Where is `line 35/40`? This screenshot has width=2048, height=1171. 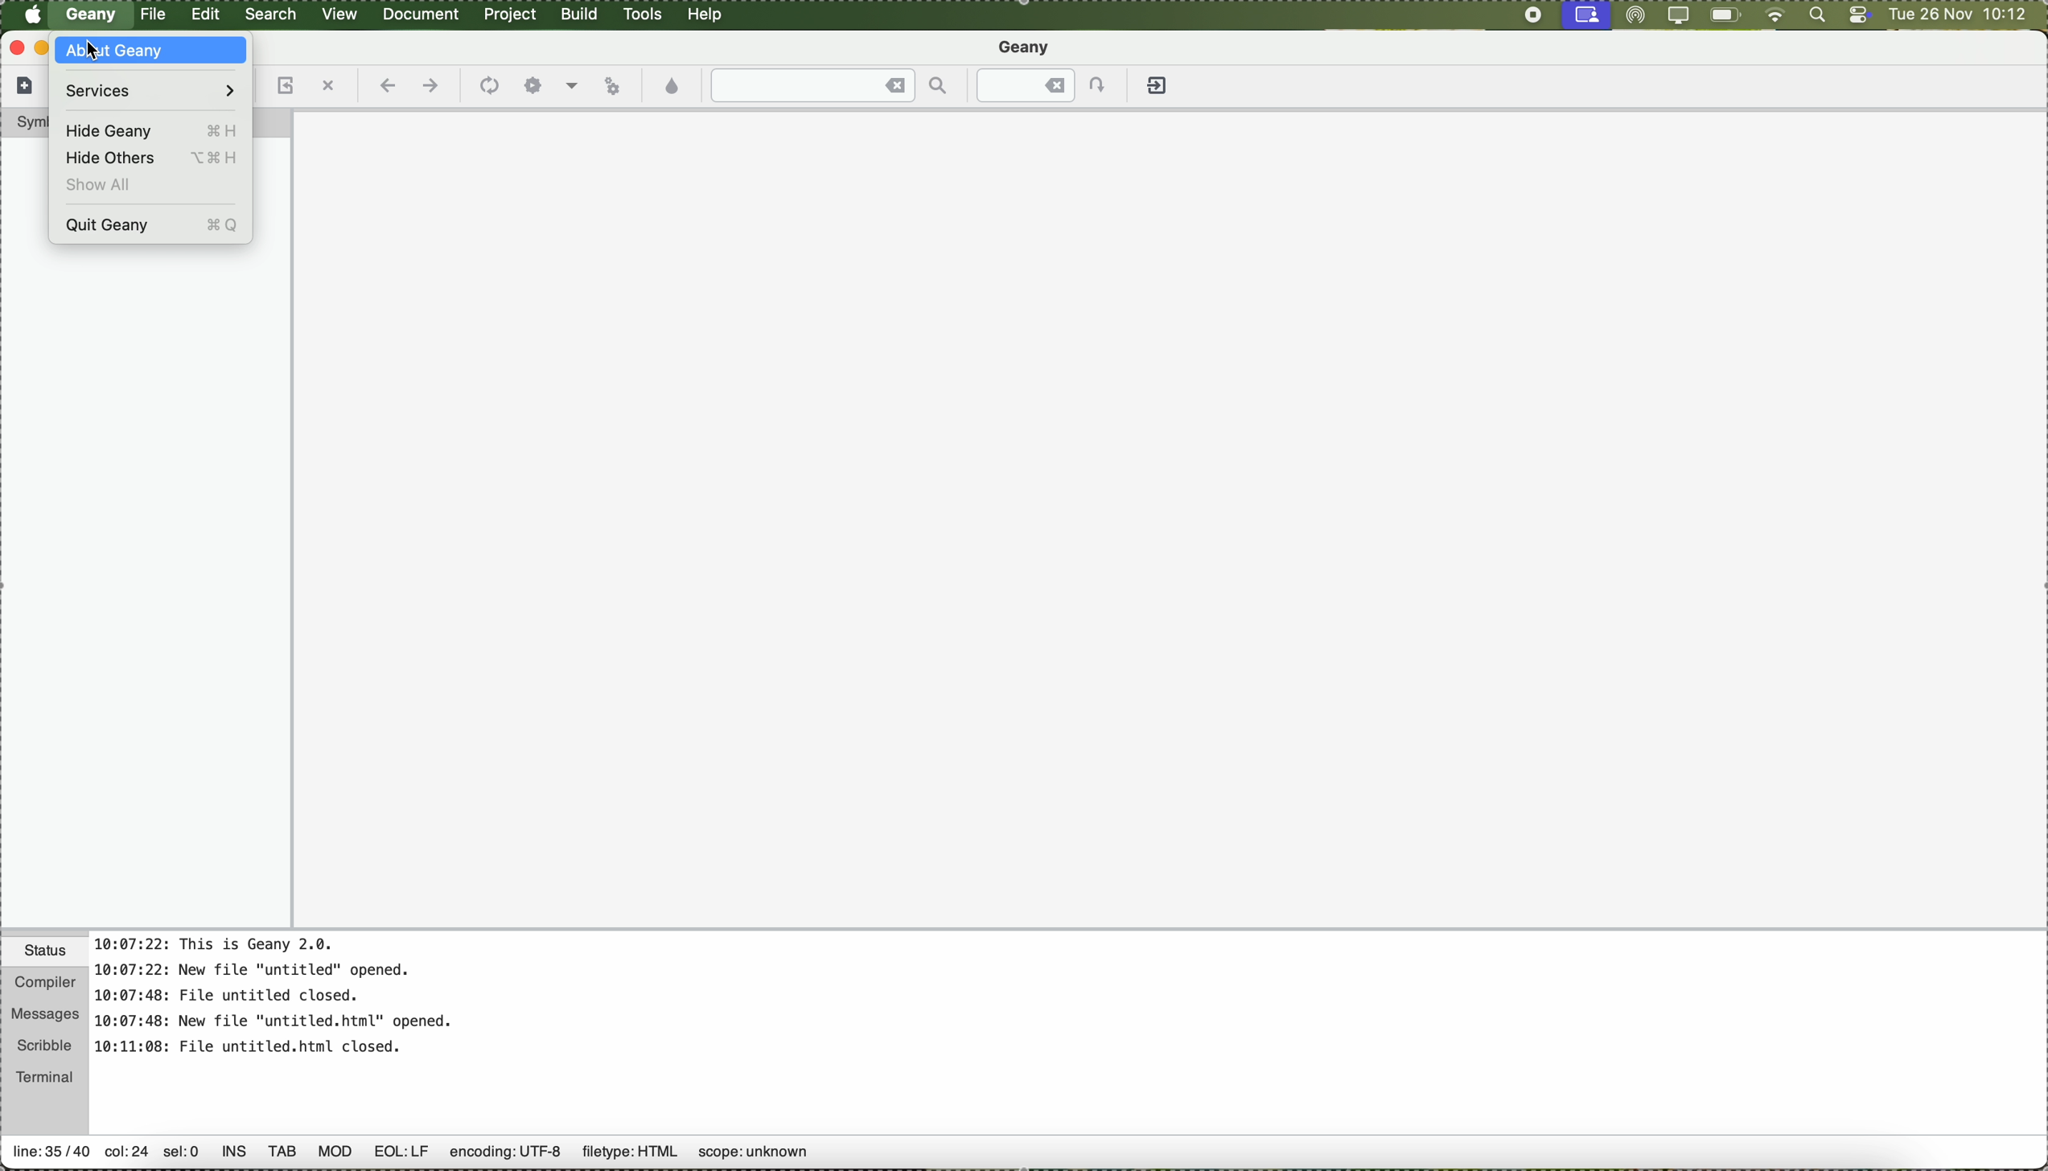 line 35/40 is located at coordinates (51, 1155).